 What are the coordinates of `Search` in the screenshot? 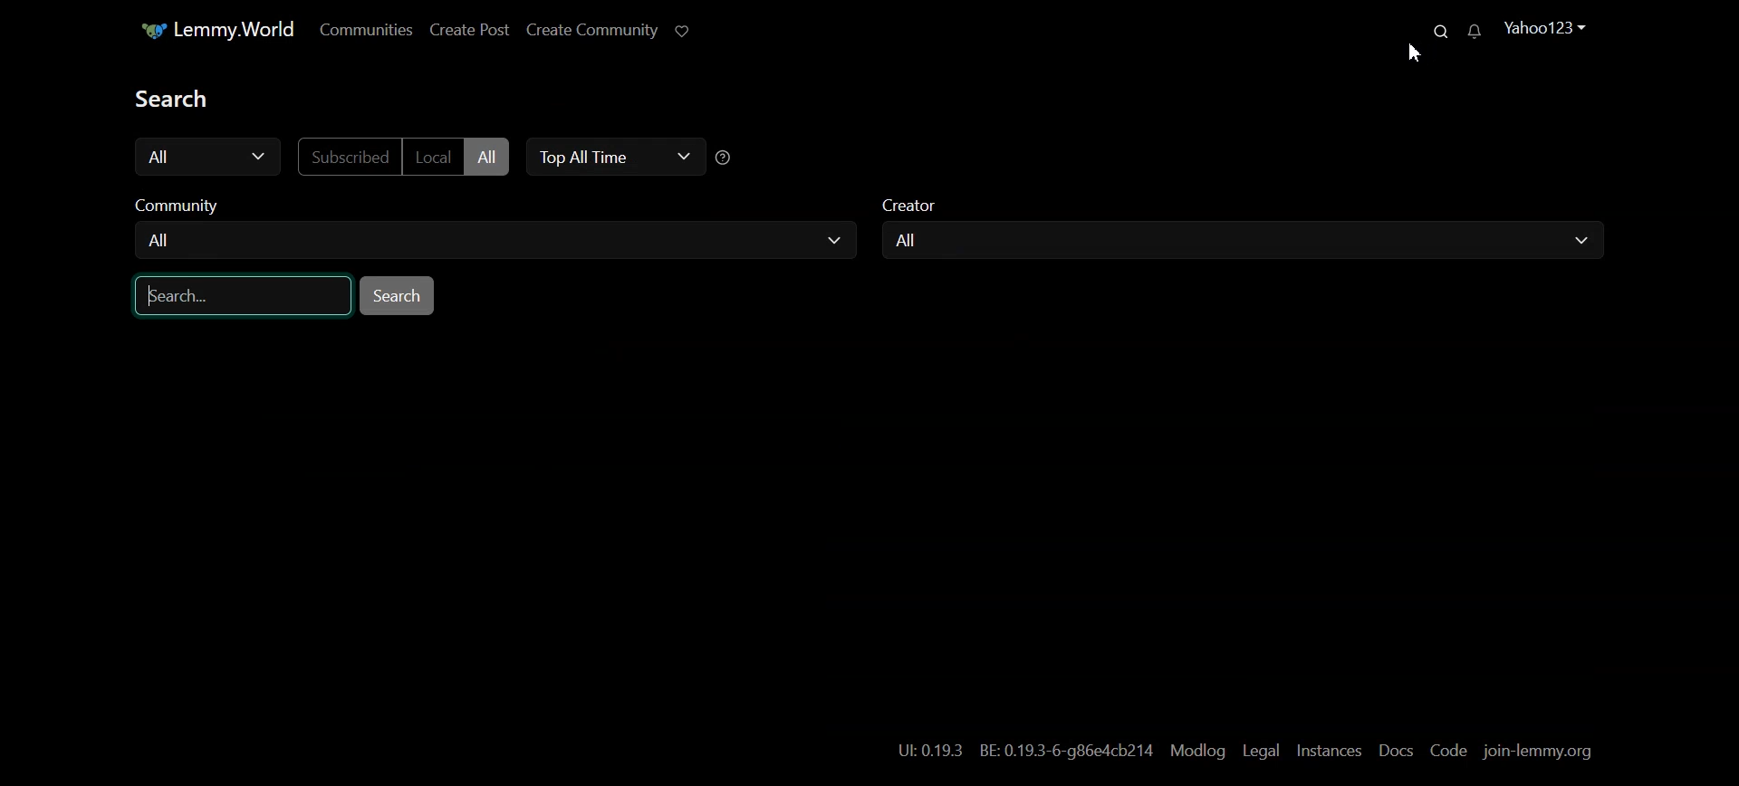 It's located at (1436, 30).